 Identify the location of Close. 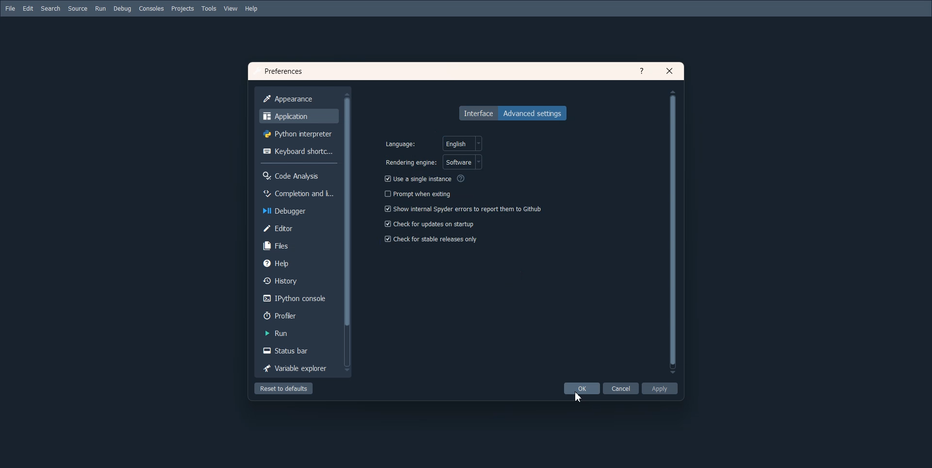
(670, 70).